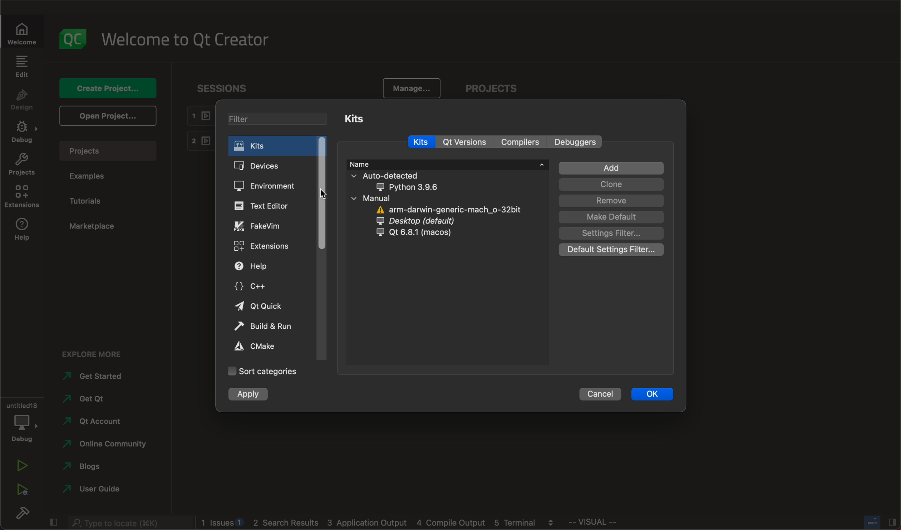 The width and height of the screenshot is (901, 530). I want to click on design, so click(24, 100).